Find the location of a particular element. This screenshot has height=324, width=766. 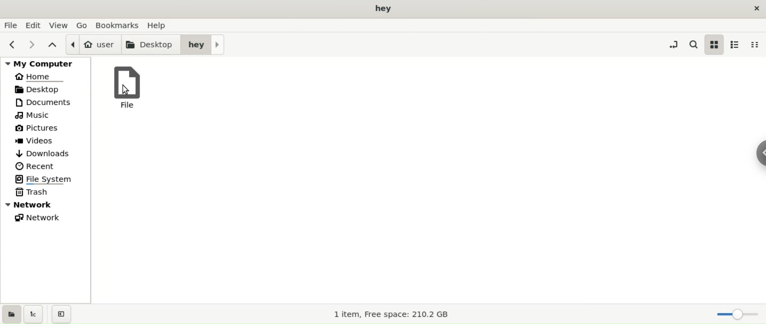

help is located at coordinates (161, 24).